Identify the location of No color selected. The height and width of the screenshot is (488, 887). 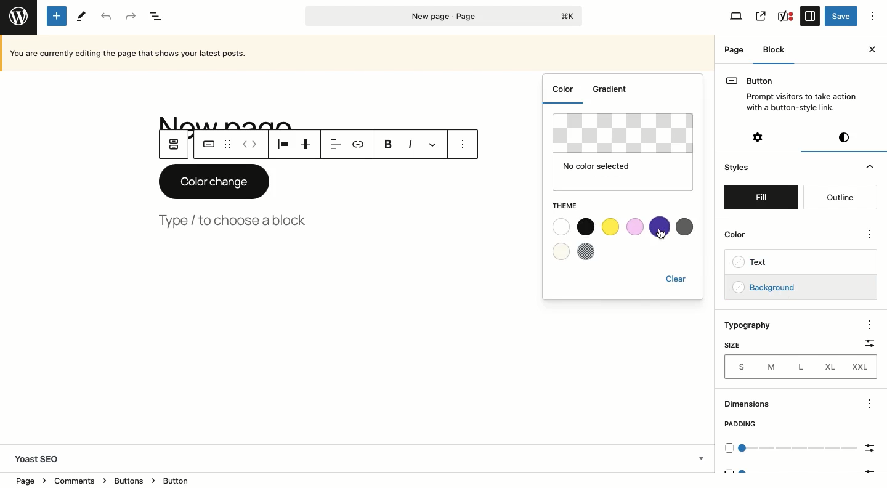
(600, 165).